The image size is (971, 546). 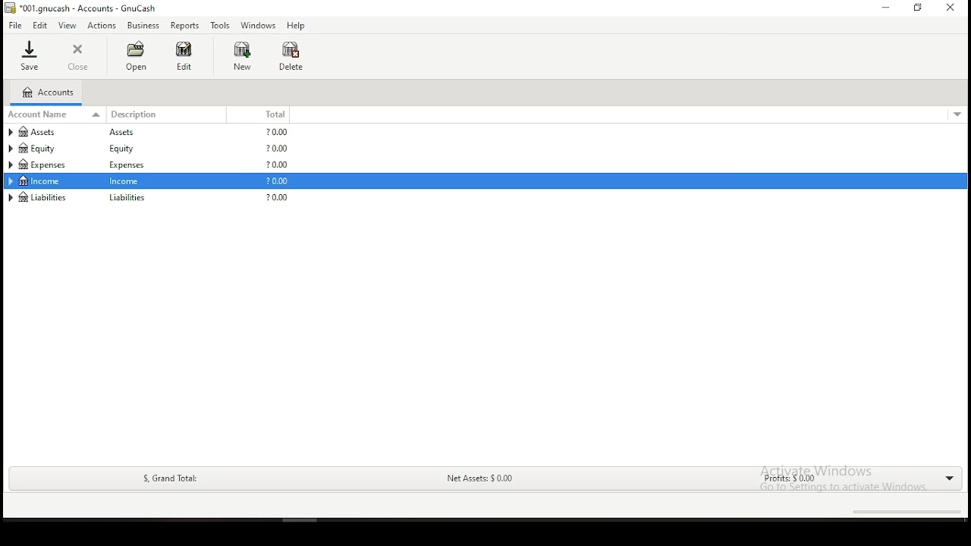 I want to click on ? 0.00, so click(x=275, y=199).